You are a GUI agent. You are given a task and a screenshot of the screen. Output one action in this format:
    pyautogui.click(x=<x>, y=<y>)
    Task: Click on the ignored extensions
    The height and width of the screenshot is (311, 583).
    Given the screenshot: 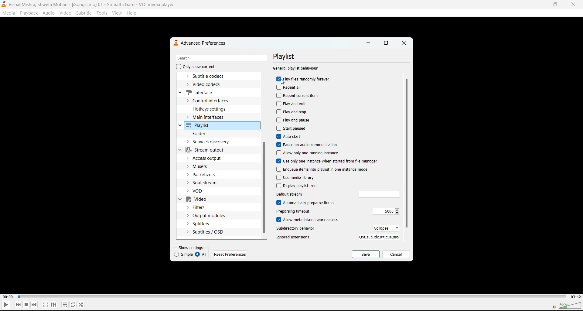 What is the action you would take?
    pyautogui.click(x=337, y=238)
    